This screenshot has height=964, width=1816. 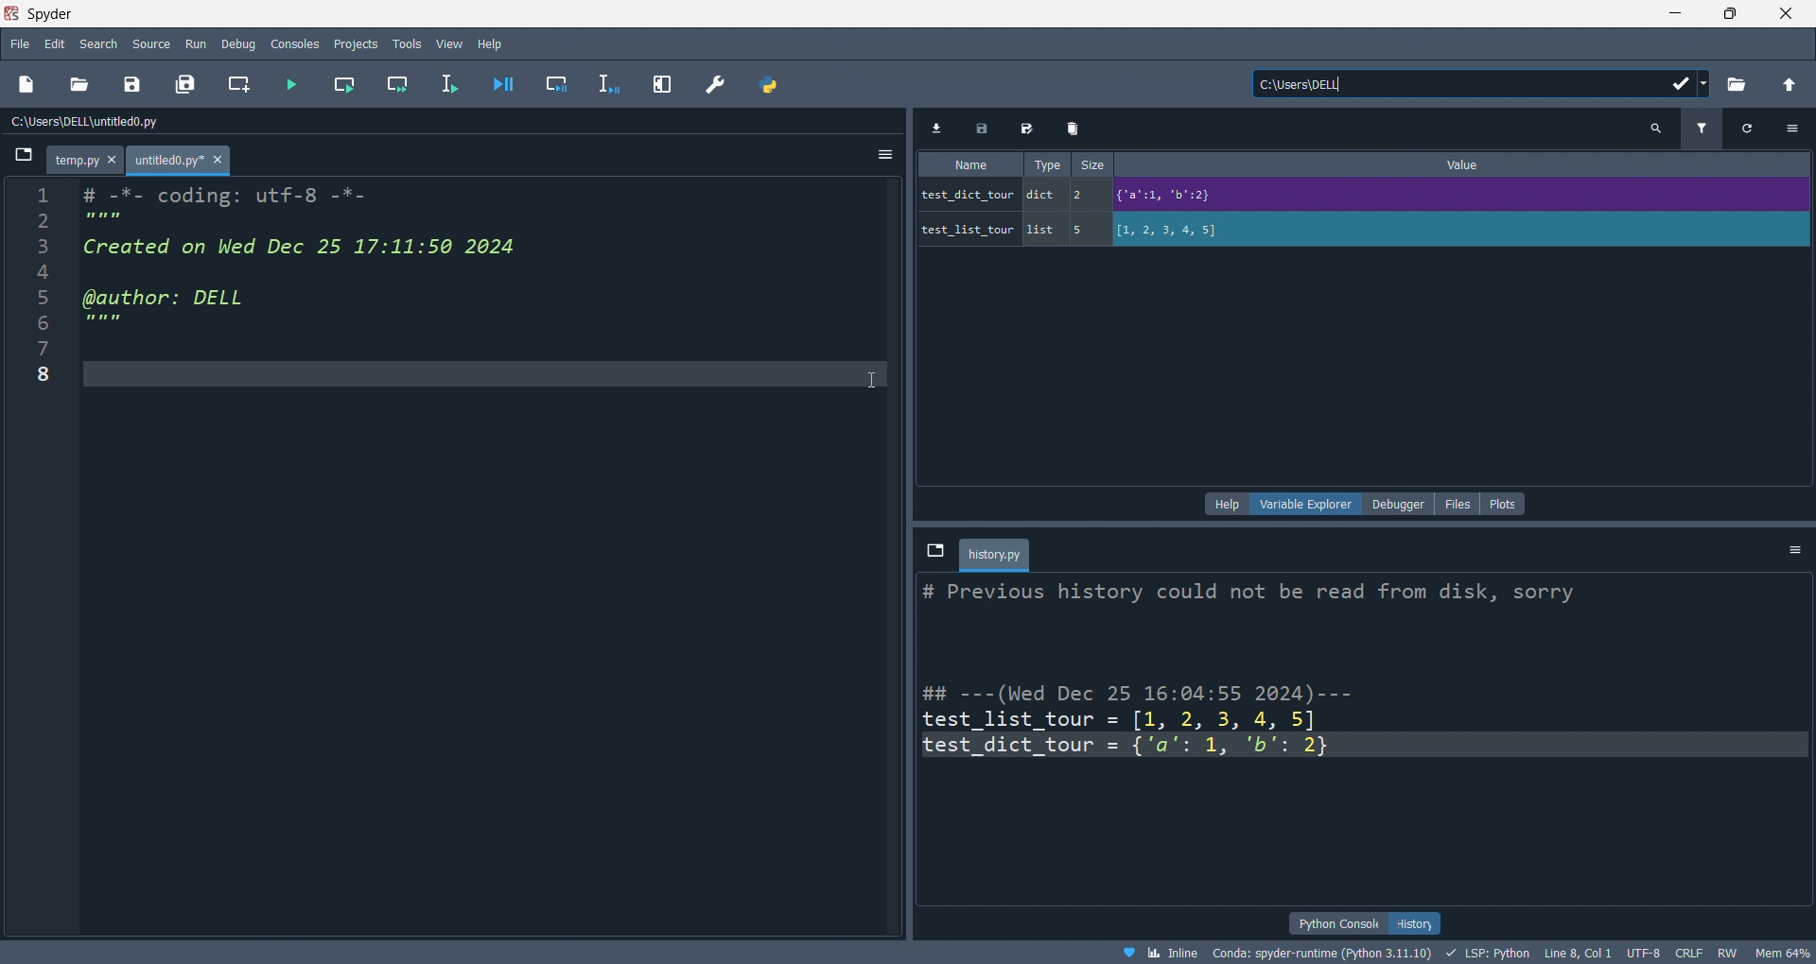 I want to click on path manager, so click(x=766, y=85).